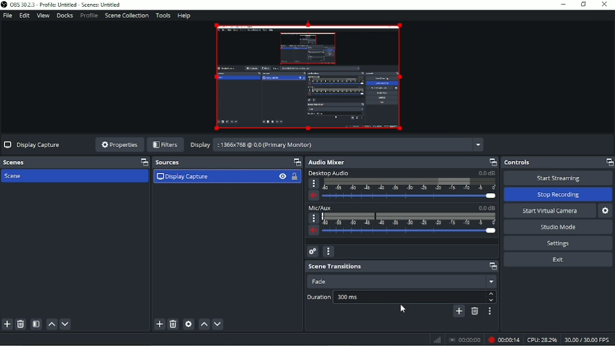  I want to click on Move source (s) up, so click(203, 325).